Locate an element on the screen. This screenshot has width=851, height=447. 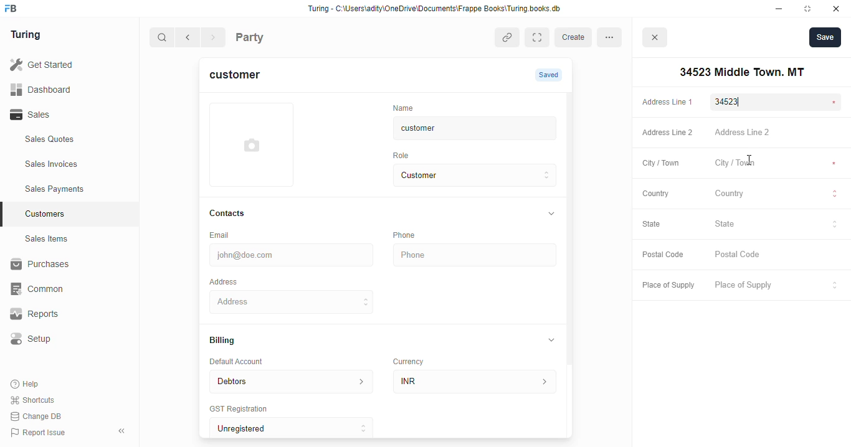
Address Line 2 is located at coordinates (777, 133).